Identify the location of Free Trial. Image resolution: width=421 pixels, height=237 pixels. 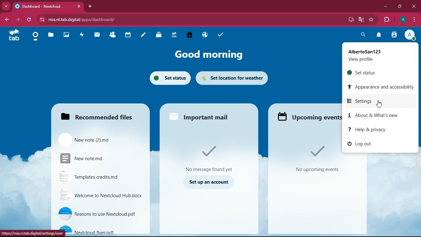
(189, 35).